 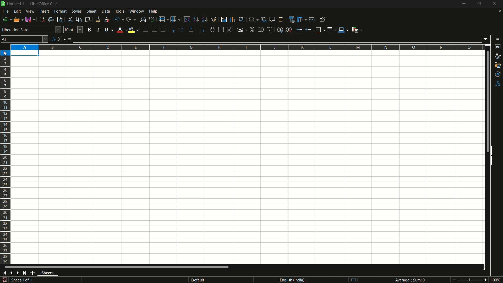 What do you see at coordinates (42, 20) in the screenshot?
I see `export directly as pdf` at bounding box center [42, 20].